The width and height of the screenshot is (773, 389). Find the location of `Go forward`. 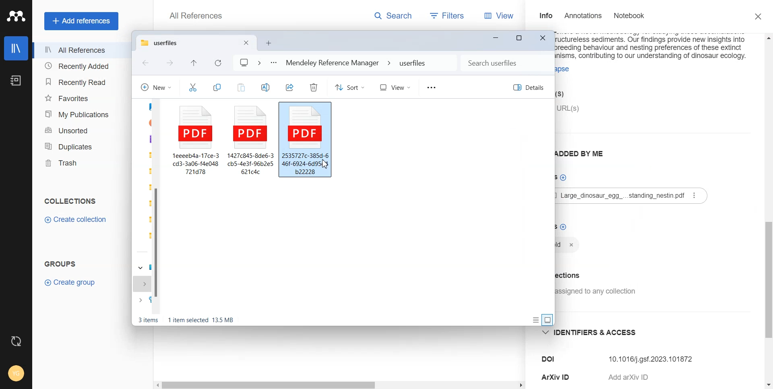

Go forward is located at coordinates (170, 62).